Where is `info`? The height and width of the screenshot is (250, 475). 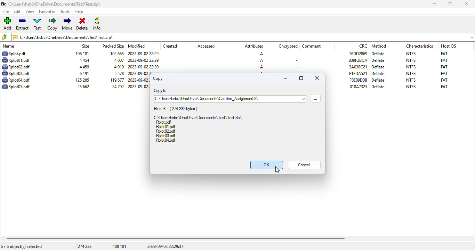
info is located at coordinates (97, 23).